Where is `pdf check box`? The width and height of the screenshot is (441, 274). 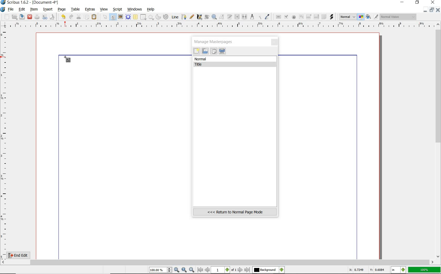 pdf check box is located at coordinates (286, 17).